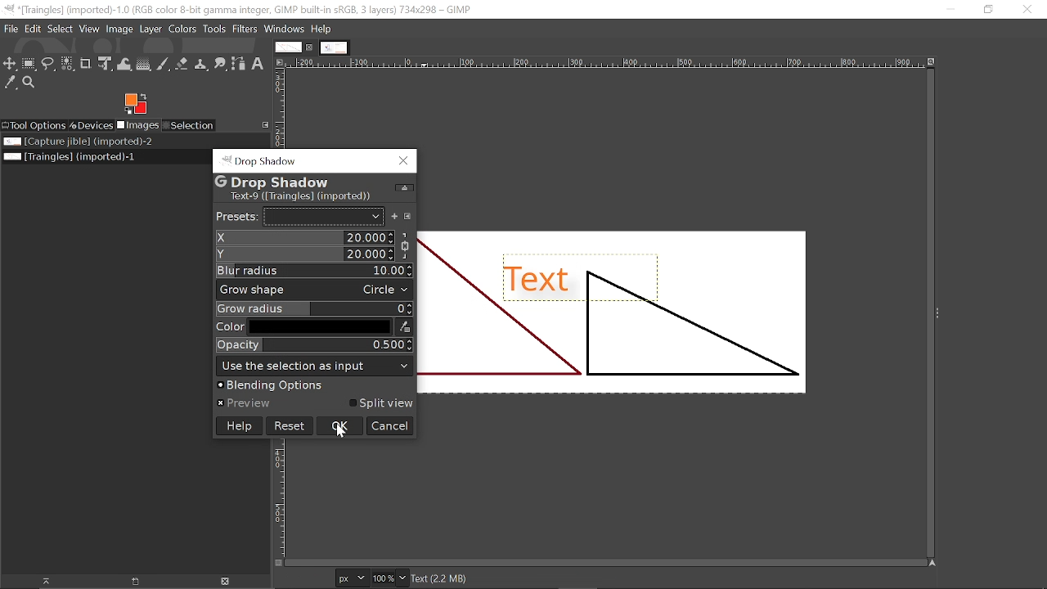  Describe the element at coordinates (990, 10) in the screenshot. I see `Restore down` at that location.